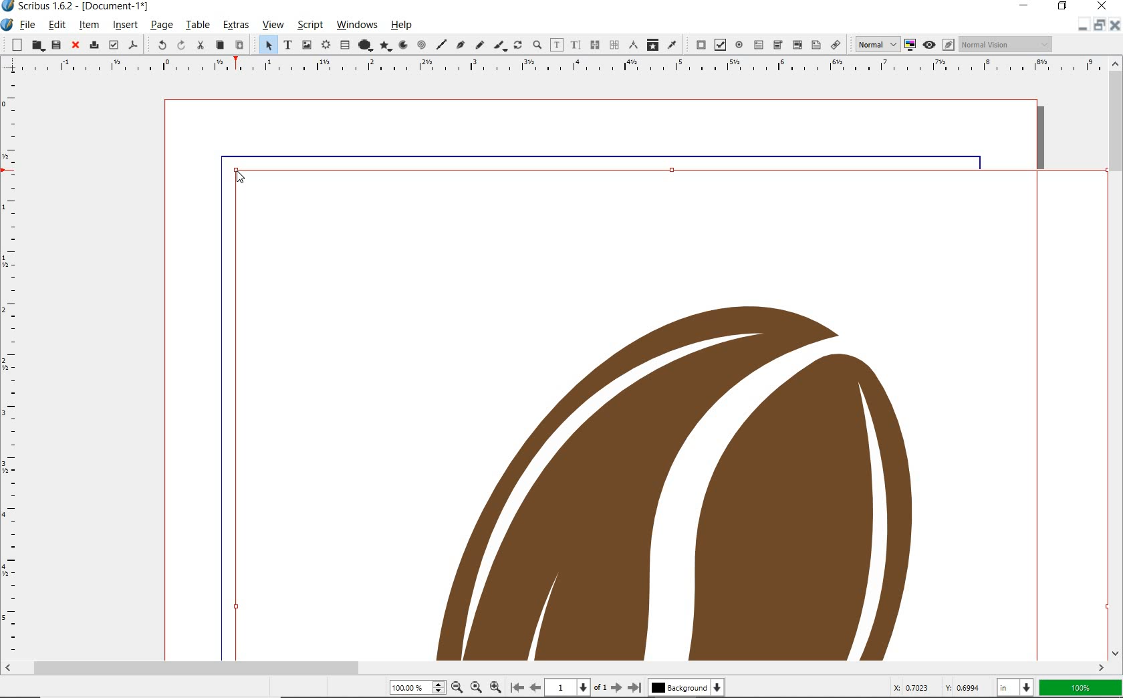 The image size is (1123, 698). Describe the element at coordinates (555, 669) in the screenshot. I see `scrollbar` at that location.